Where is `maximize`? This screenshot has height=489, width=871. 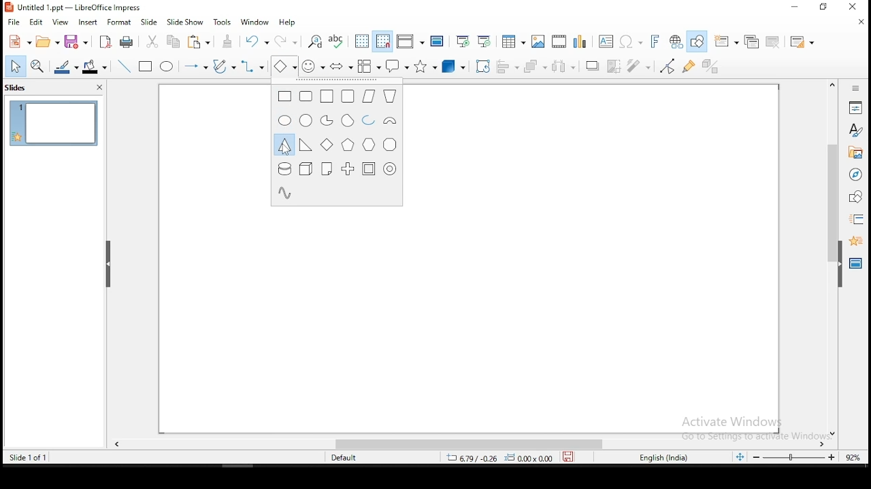
maximize is located at coordinates (825, 7).